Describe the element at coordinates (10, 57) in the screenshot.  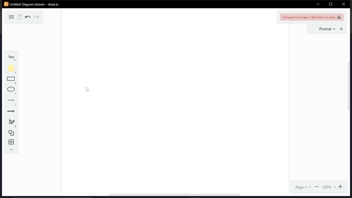
I see `text` at that location.